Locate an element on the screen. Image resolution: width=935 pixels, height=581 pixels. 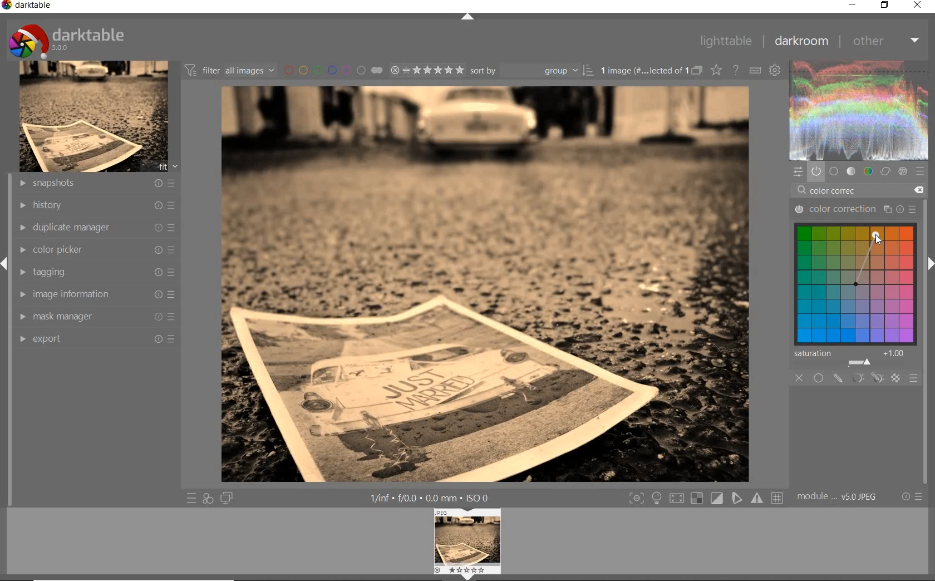
minimize is located at coordinates (853, 4).